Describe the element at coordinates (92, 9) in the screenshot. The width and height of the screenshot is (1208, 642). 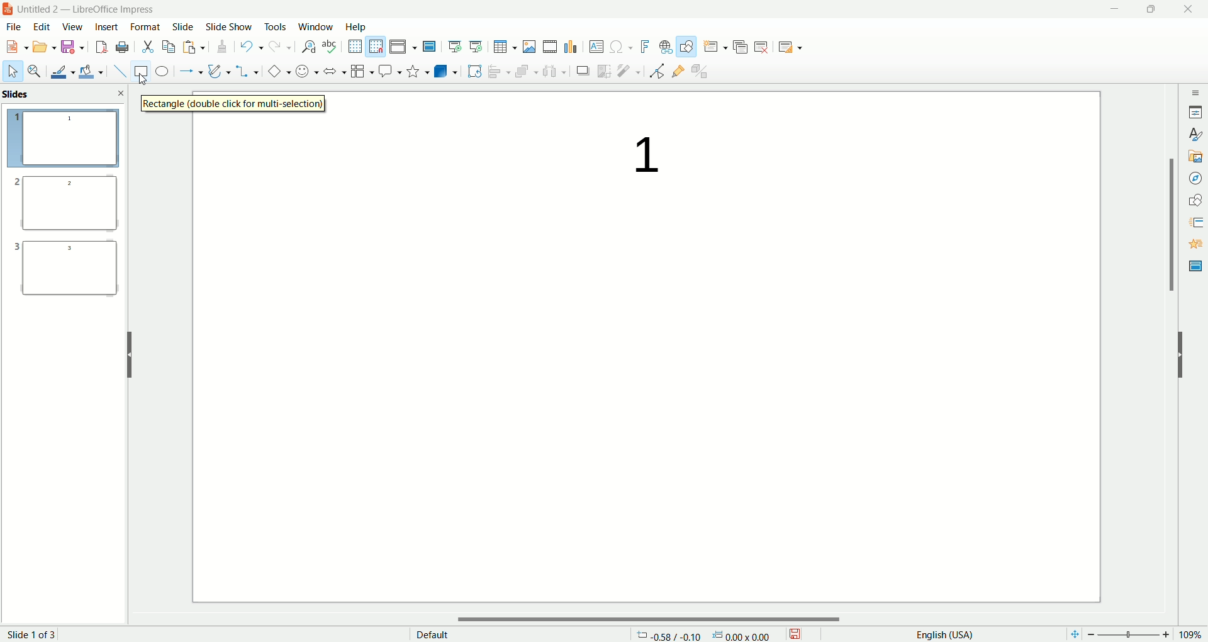
I see `title` at that location.